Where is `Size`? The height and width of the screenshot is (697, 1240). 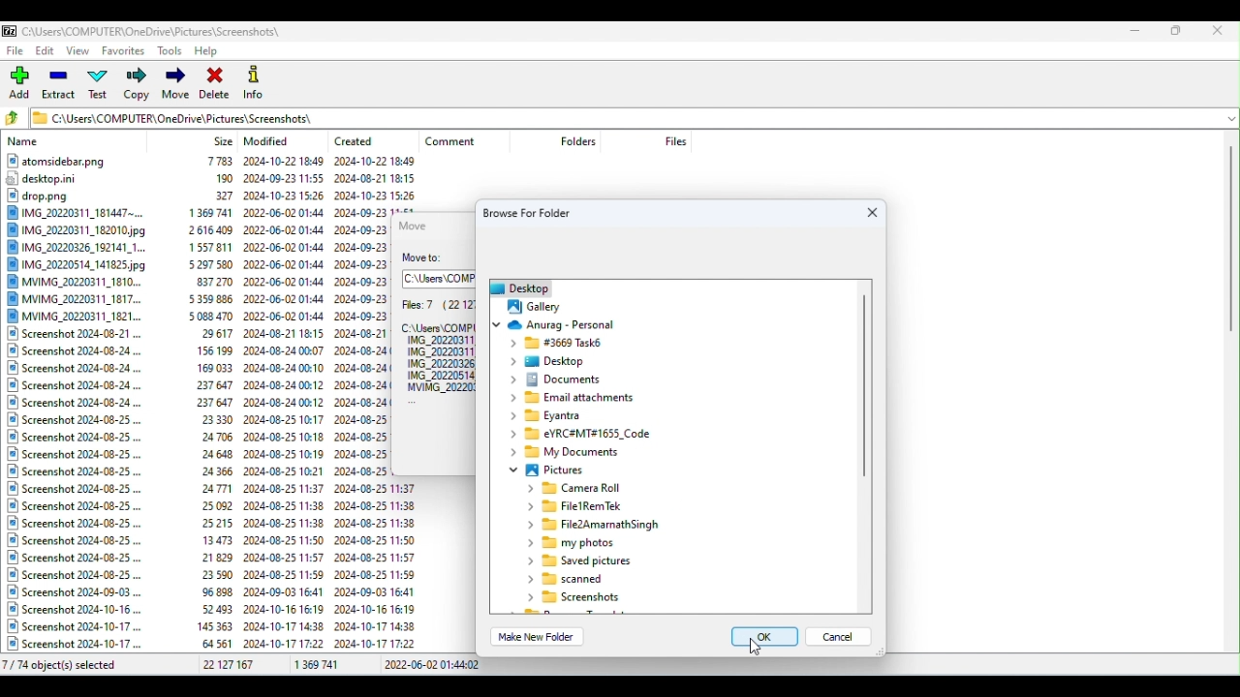
Size is located at coordinates (224, 140).